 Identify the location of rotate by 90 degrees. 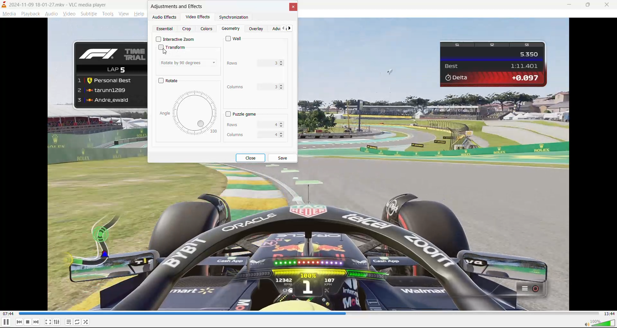
(189, 63).